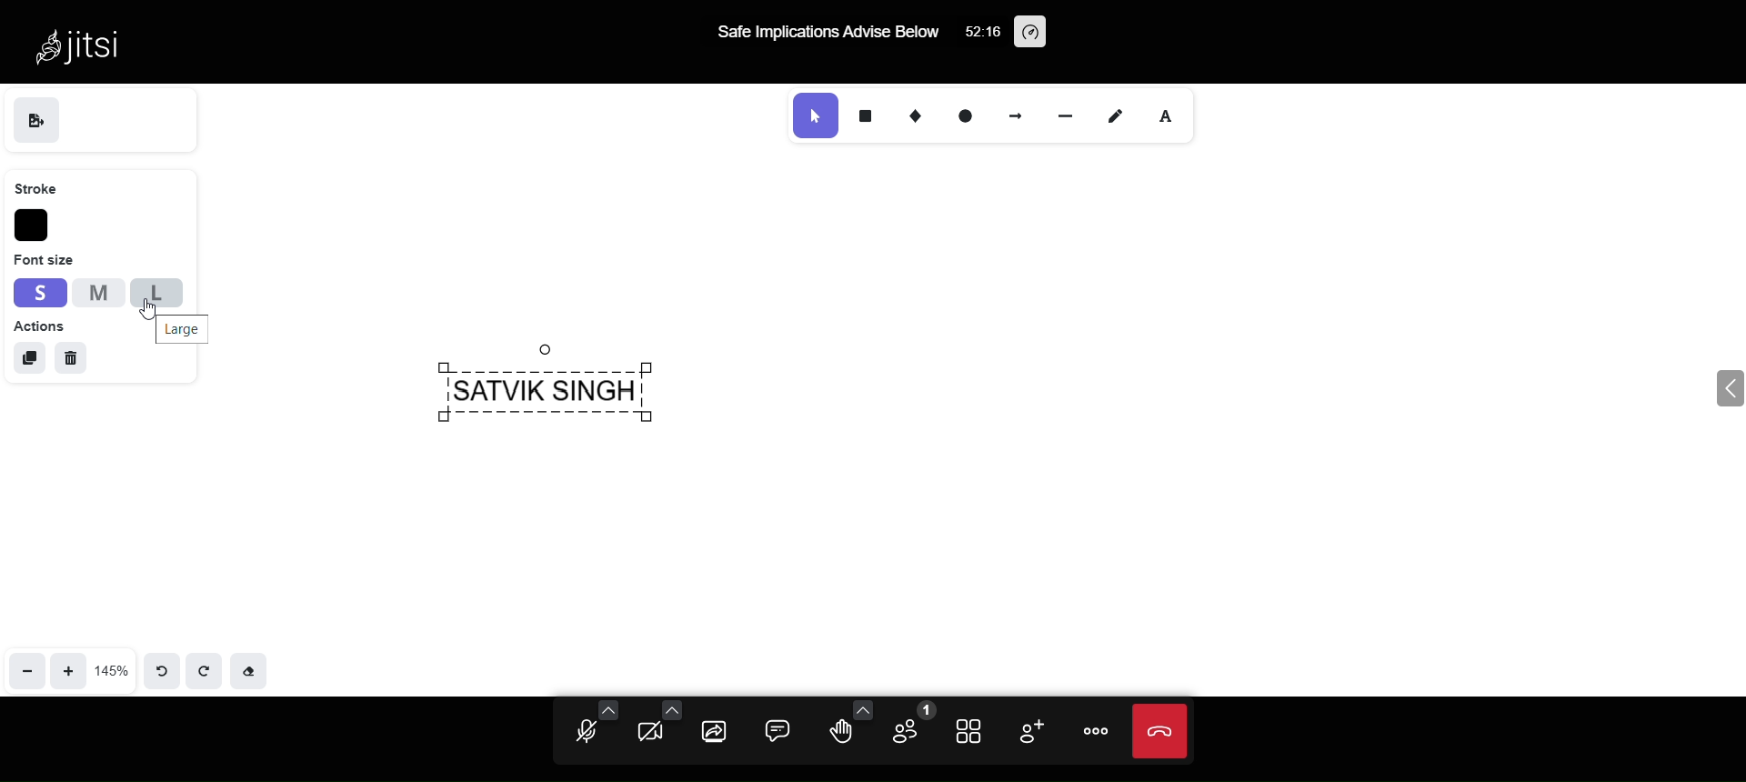  What do you see at coordinates (154, 294) in the screenshot?
I see `Large` at bounding box center [154, 294].